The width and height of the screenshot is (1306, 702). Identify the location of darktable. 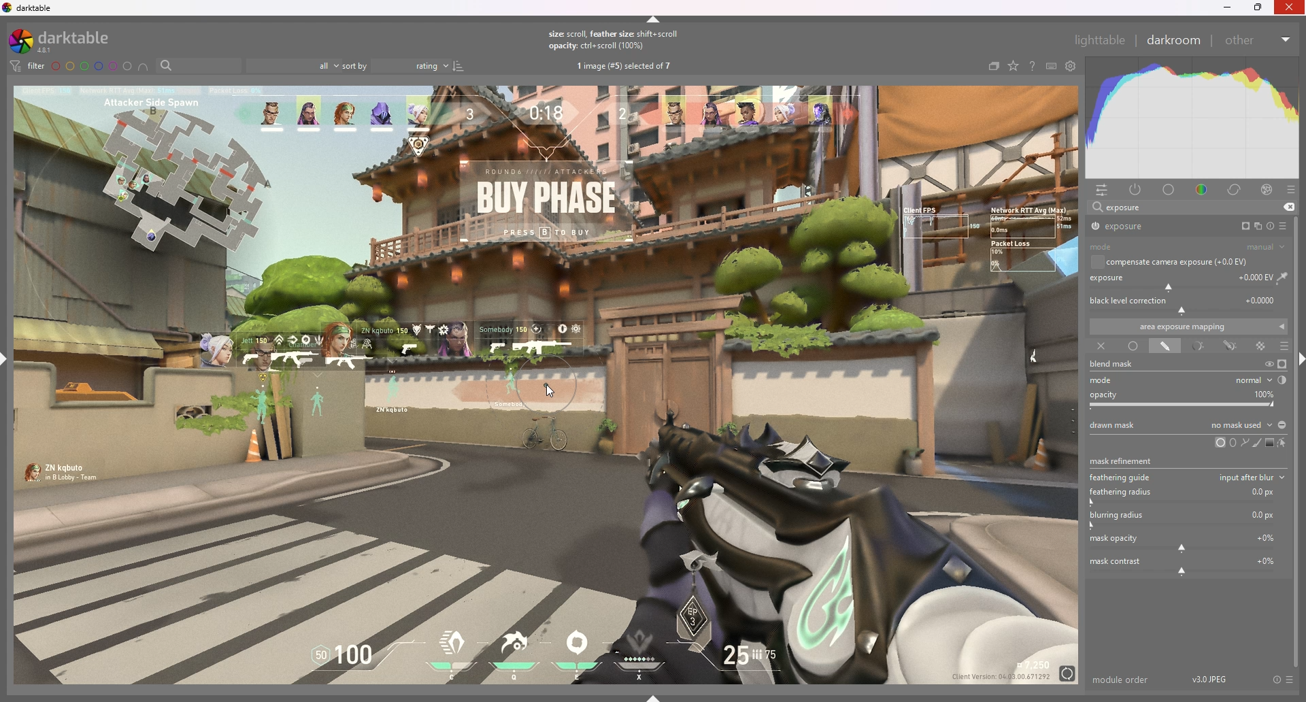
(30, 8).